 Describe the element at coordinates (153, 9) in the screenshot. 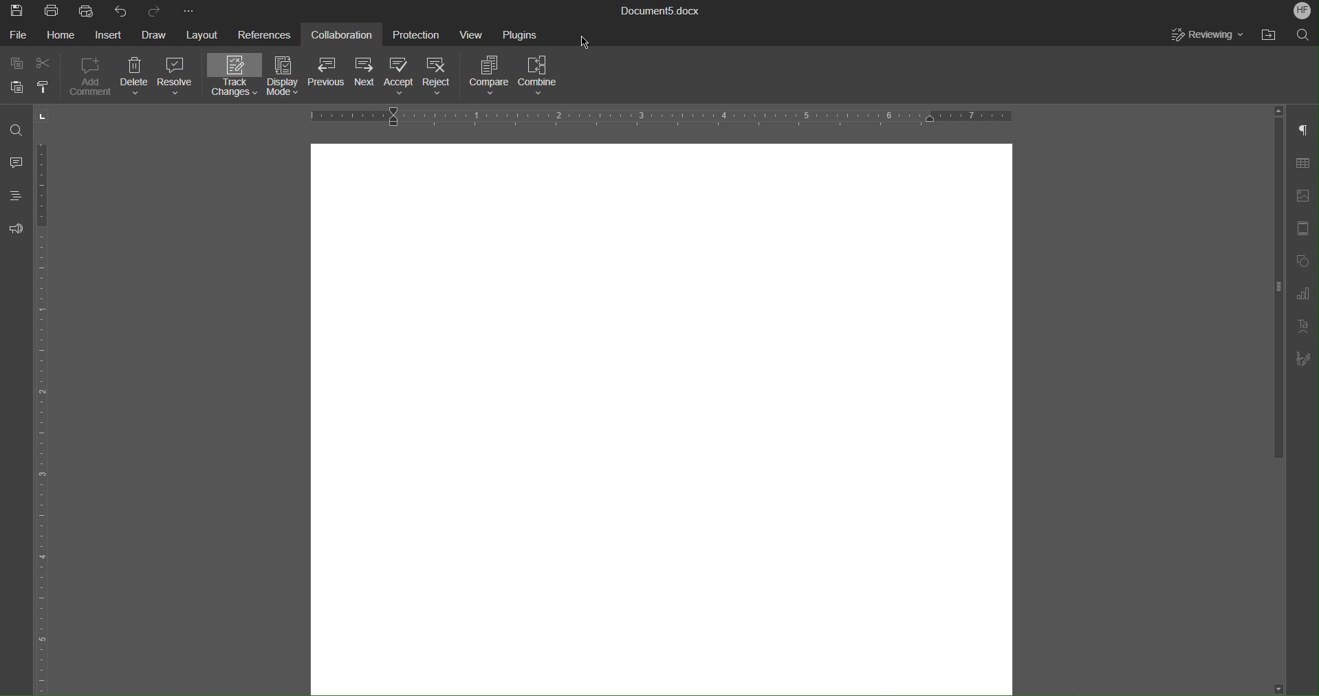

I see `Redo` at that location.